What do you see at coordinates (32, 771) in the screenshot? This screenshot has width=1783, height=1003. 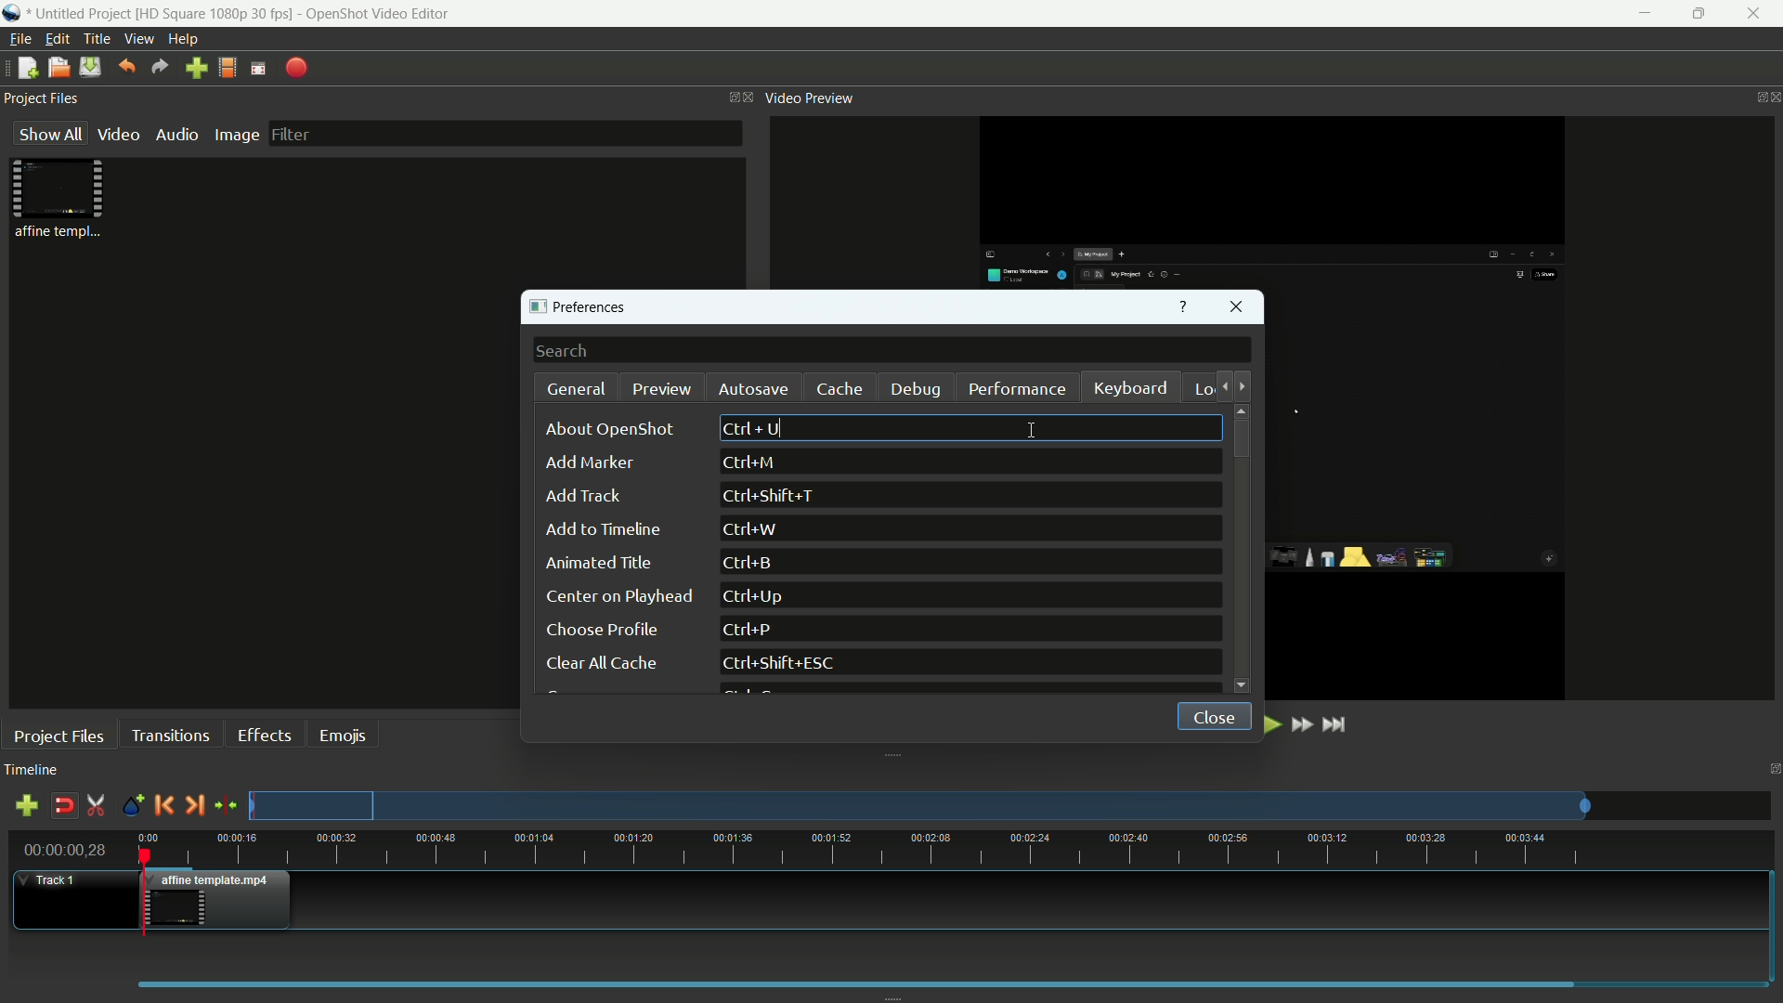 I see `timeline` at bounding box center [32, 771].